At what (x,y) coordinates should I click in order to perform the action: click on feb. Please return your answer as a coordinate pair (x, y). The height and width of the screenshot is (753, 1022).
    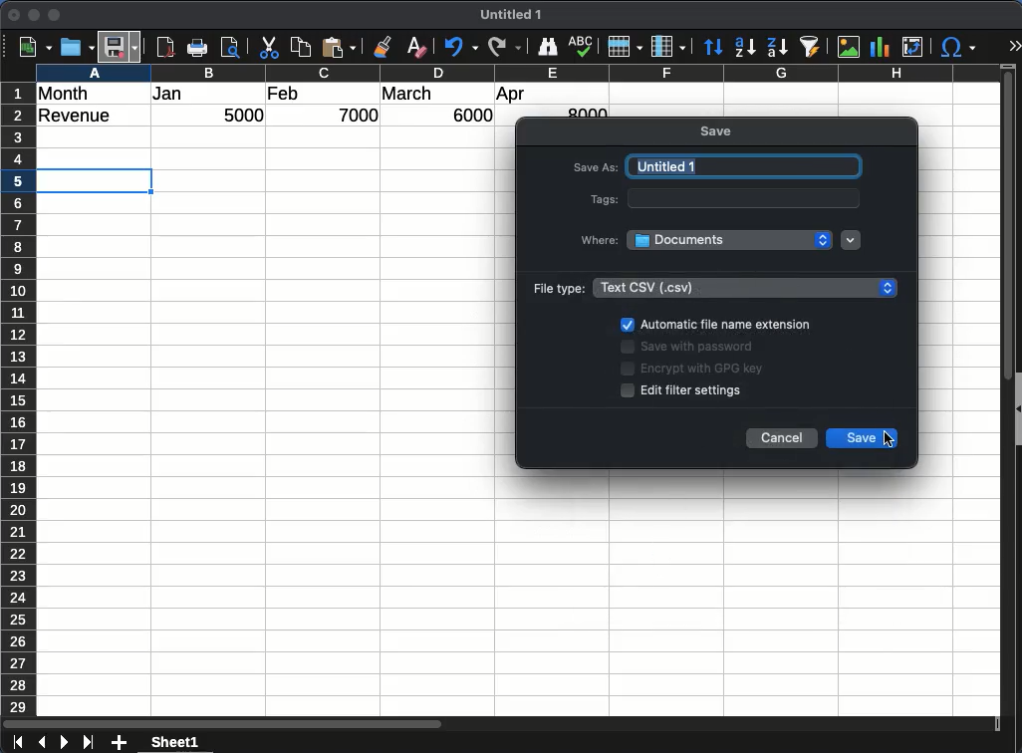
    Looking at the image, I should click on (283, 93).